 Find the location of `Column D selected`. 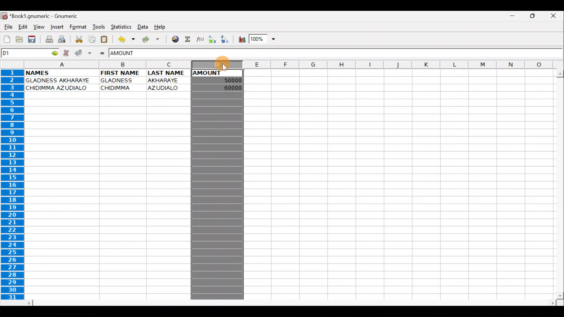

Column D selected is located at coordinates (216, 194).